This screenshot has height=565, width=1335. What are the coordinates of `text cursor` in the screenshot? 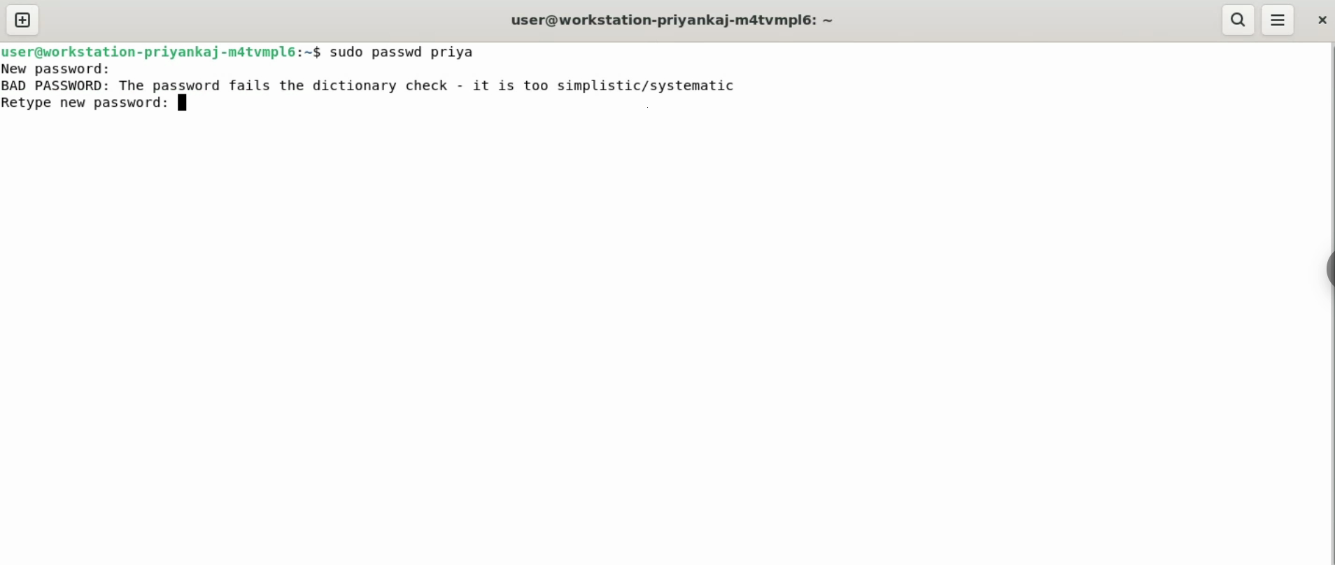 It's located at (186, 105).